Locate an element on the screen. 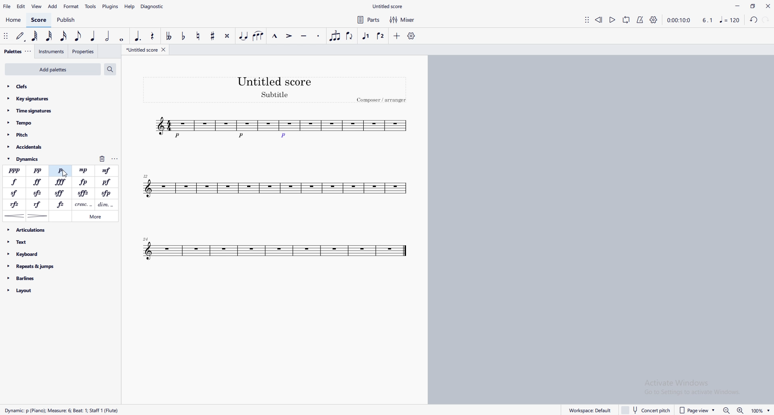 This screenshot has height=415, width=774. key signatures is located at coordinates (52, 98).